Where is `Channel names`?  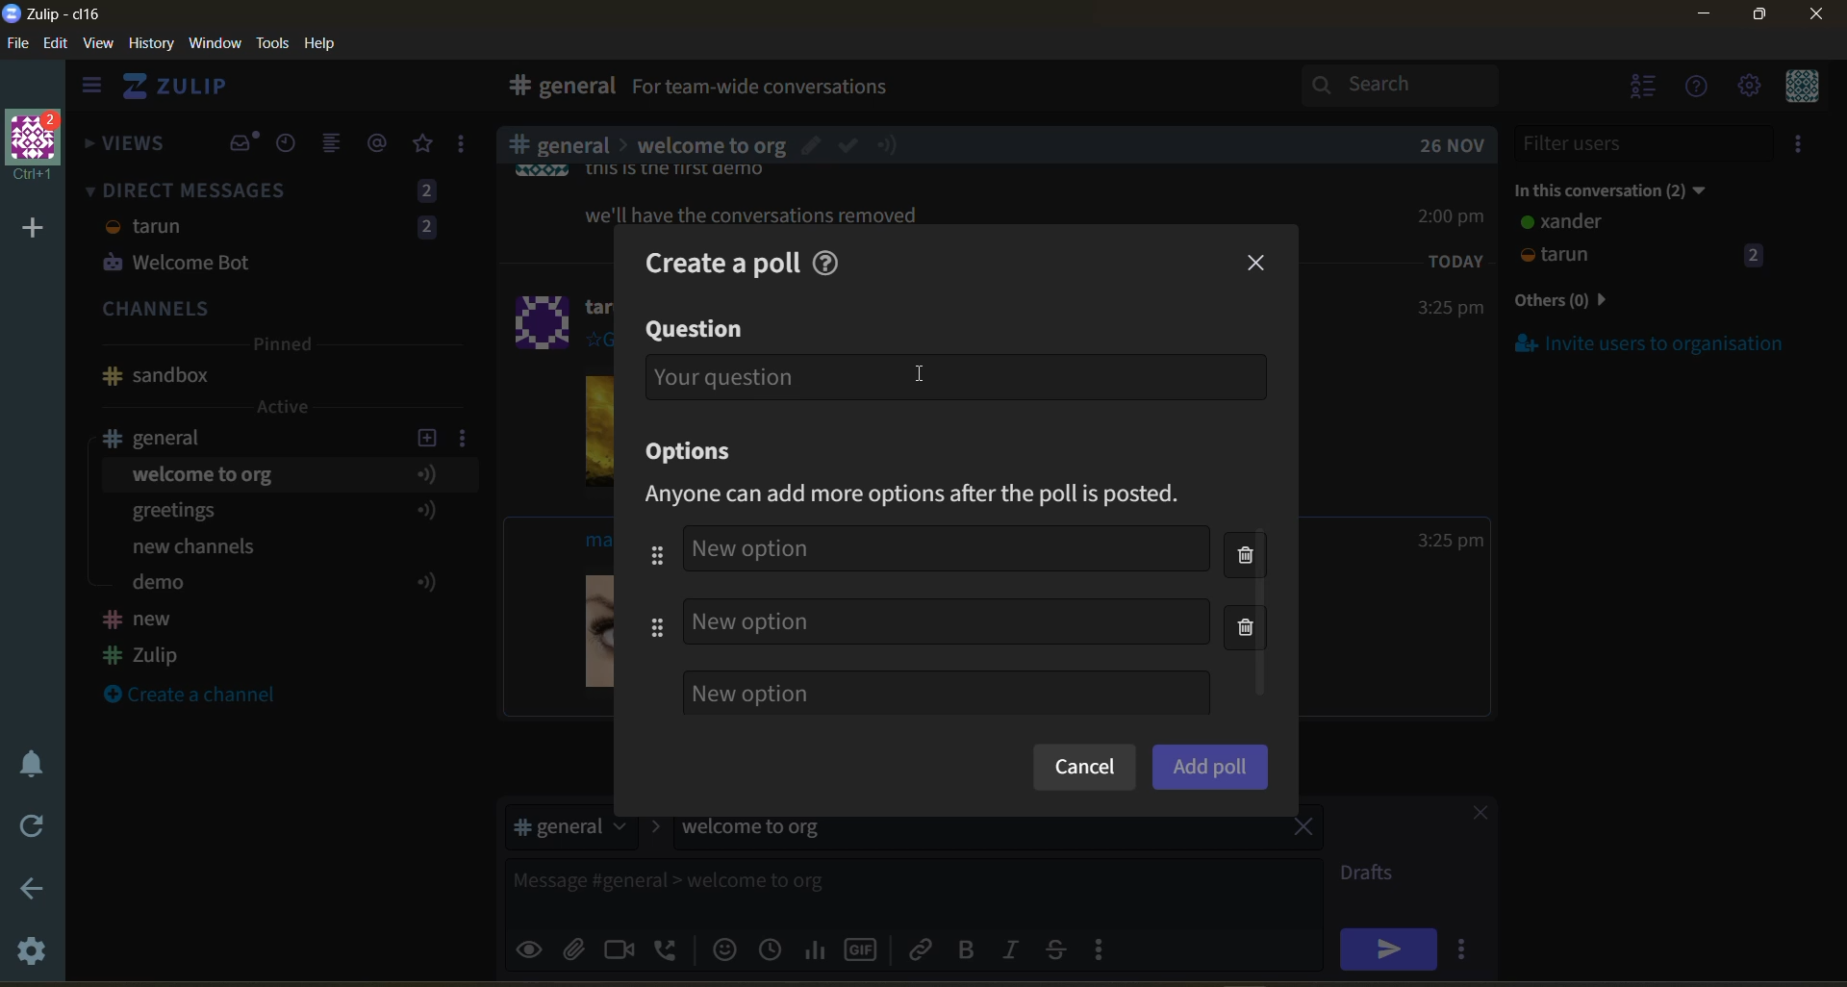
Channel names is located at coordinates (144, 640).